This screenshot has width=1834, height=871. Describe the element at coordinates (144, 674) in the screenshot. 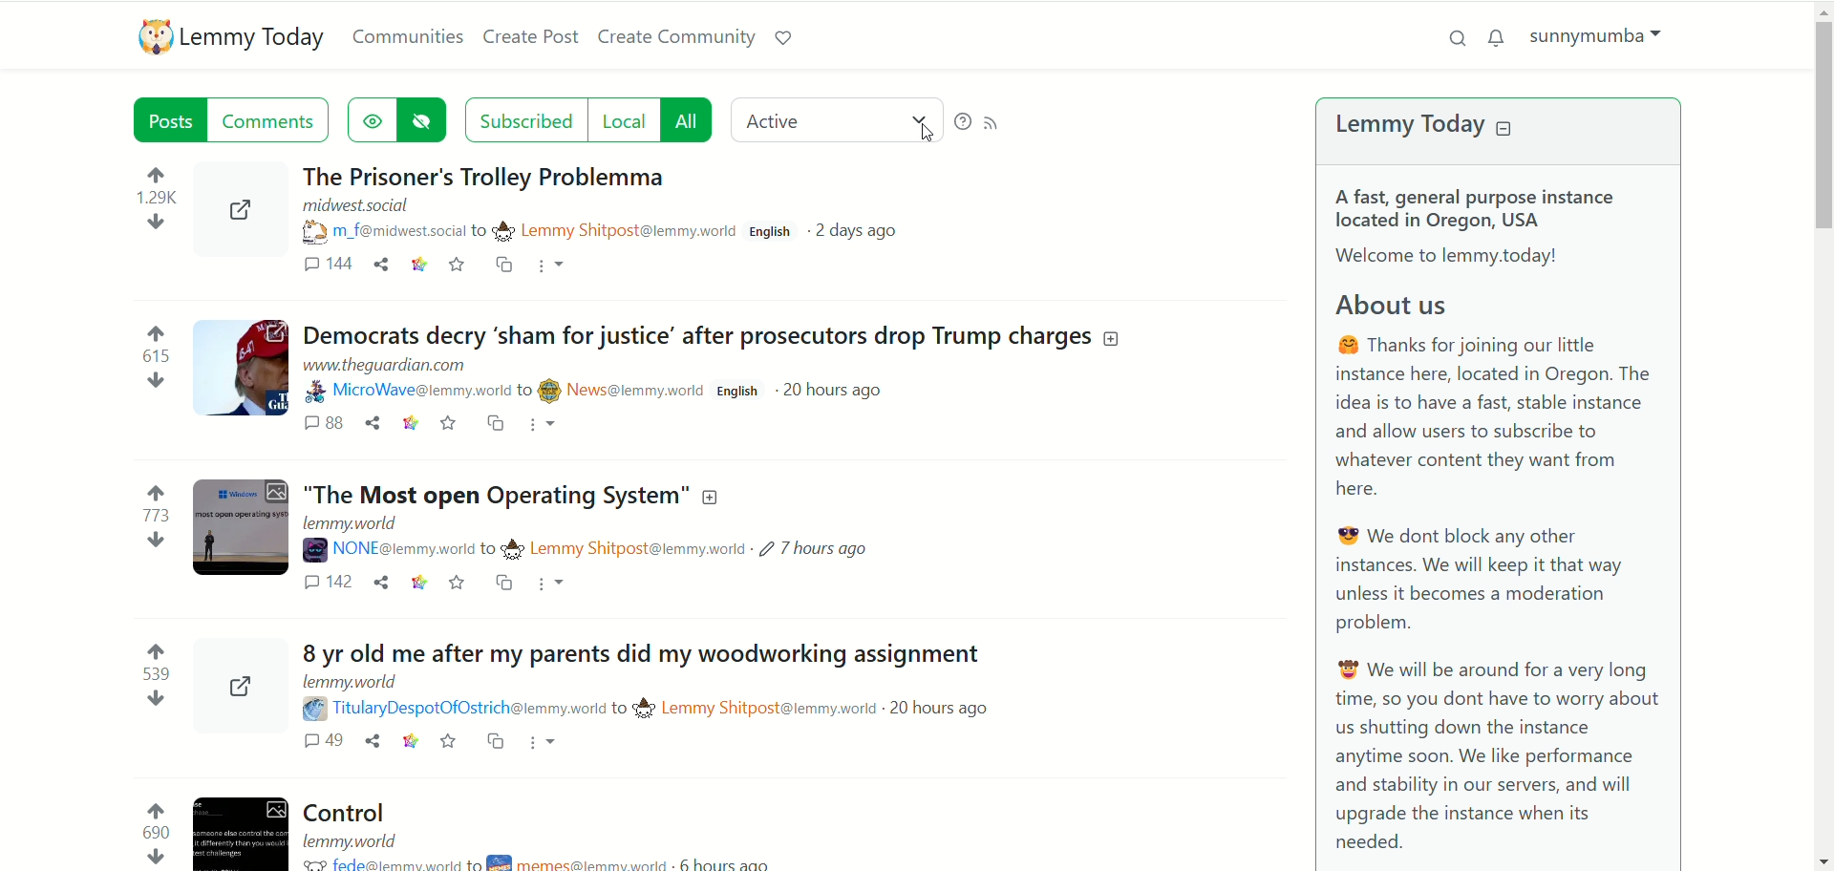

I see `votes` at that location.